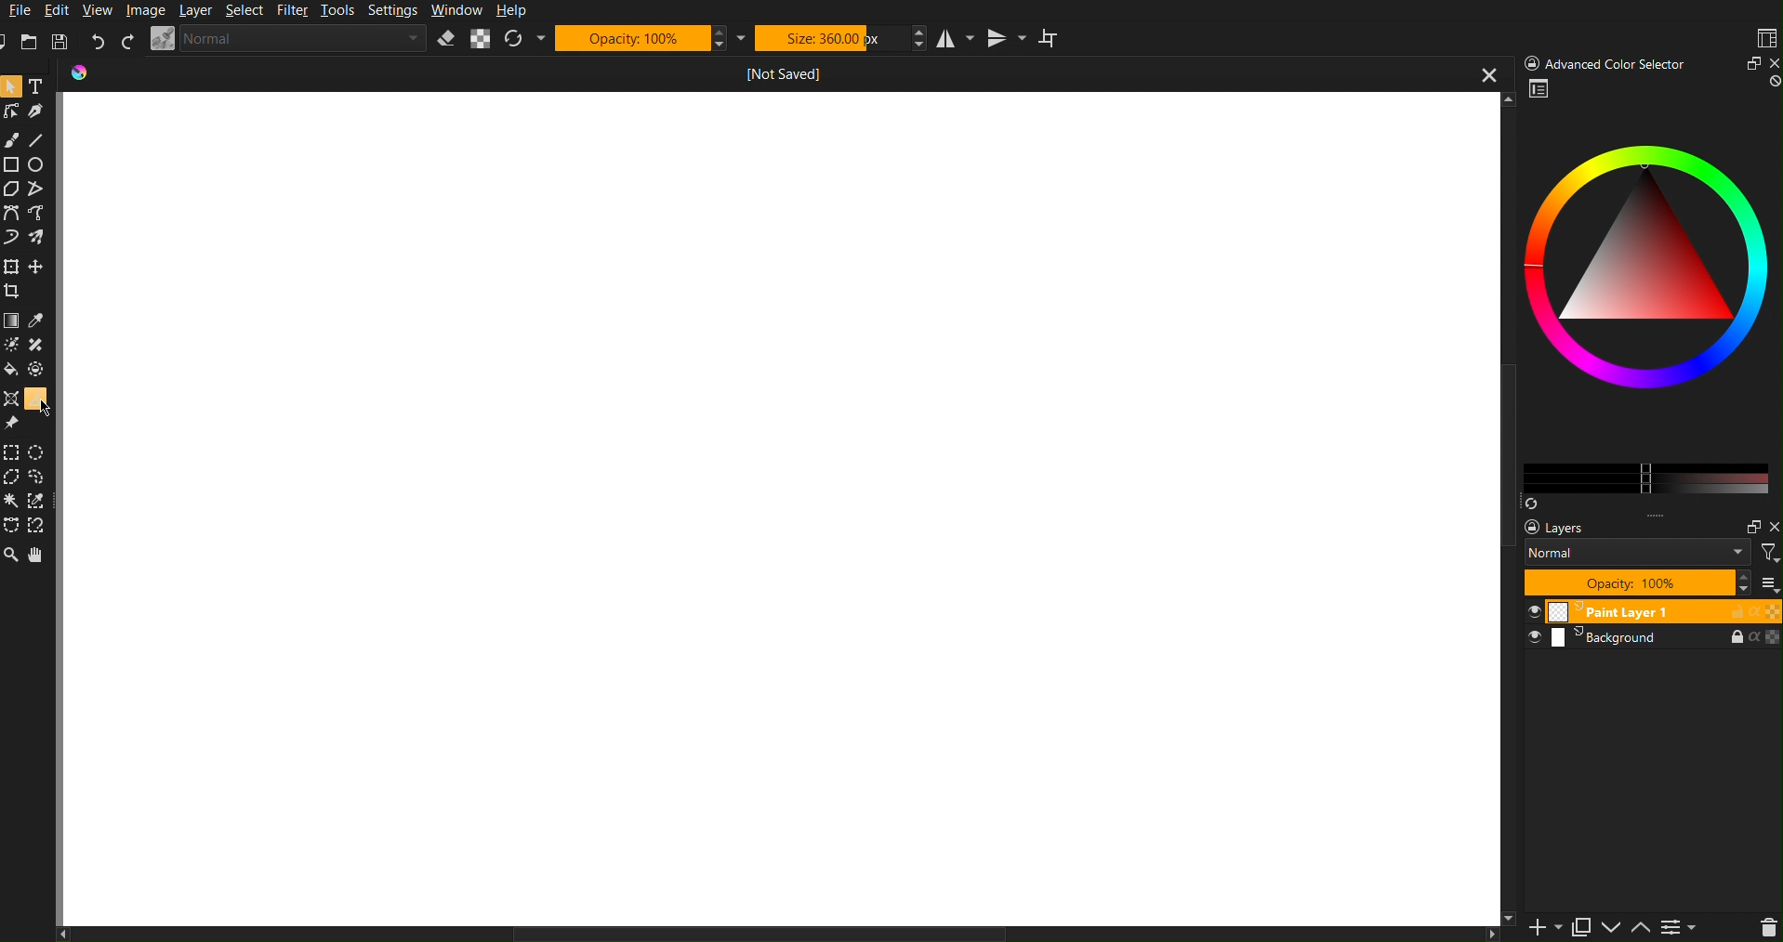 The height and width of the screenshot is (942, 1783). What do you see at coordinates (40, 265) in the screenshot?
I see `Move` at bounding box center [40, 265].